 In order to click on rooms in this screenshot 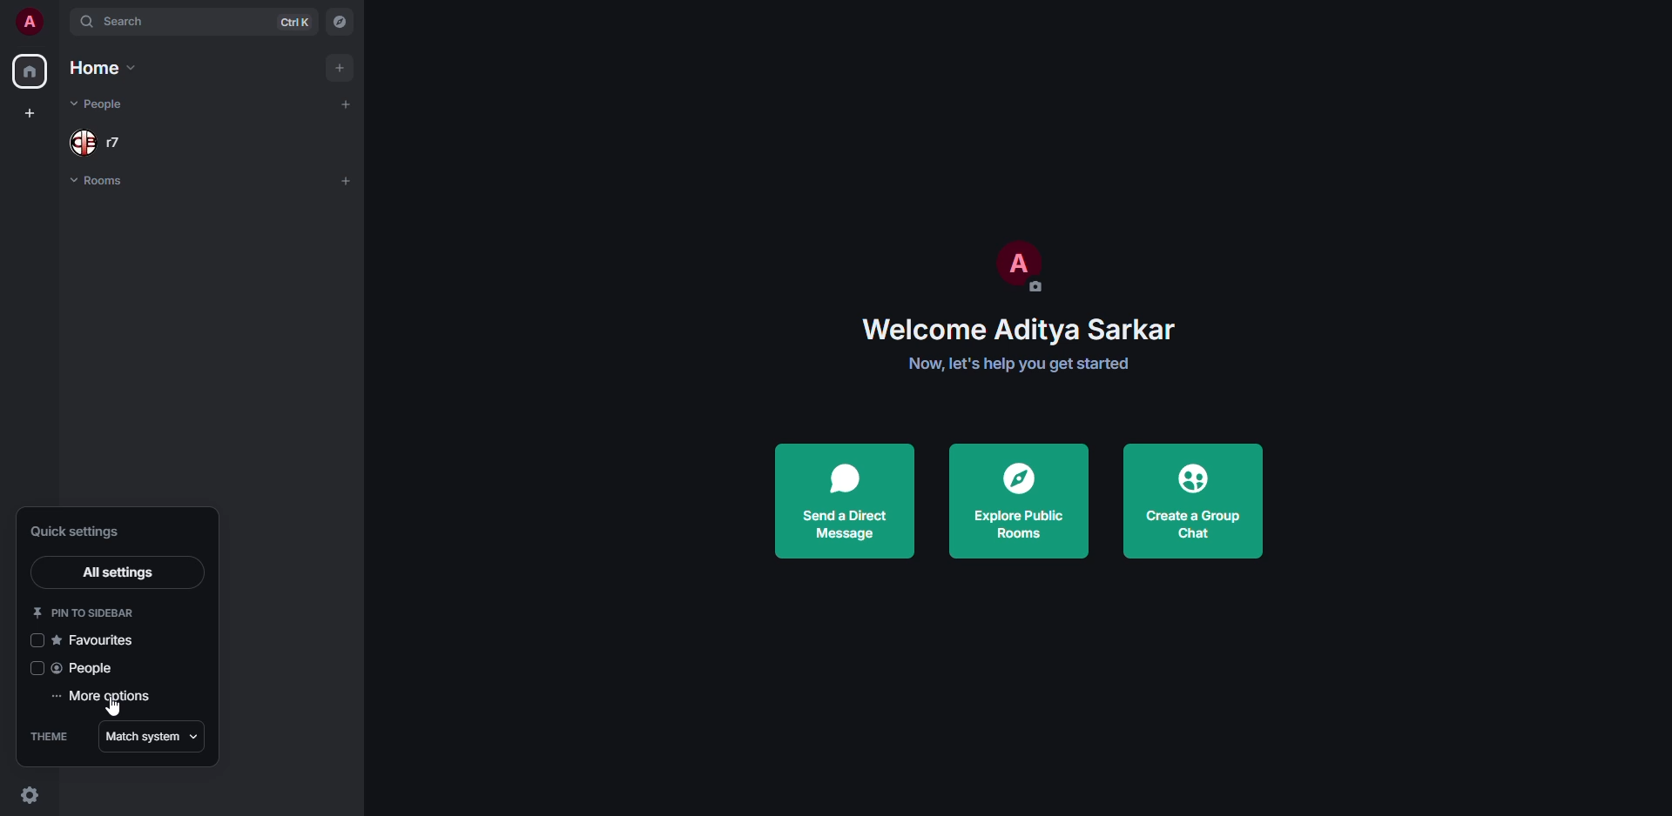, I will do `click(102, 181)`.